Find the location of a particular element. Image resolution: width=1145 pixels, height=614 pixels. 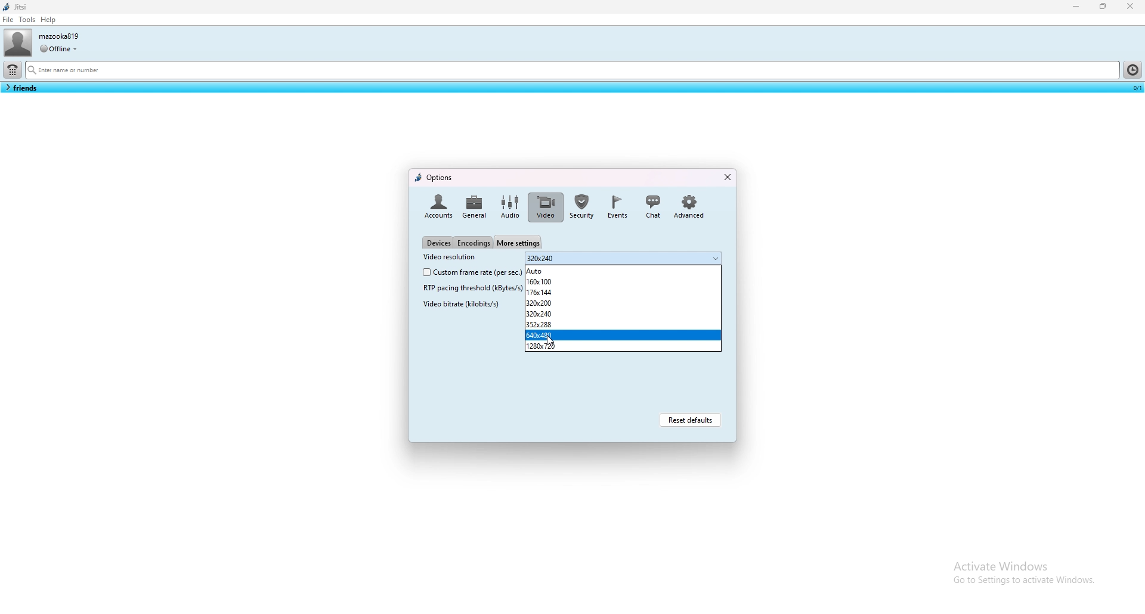

Video resolution is located at coordinates (449, 257).